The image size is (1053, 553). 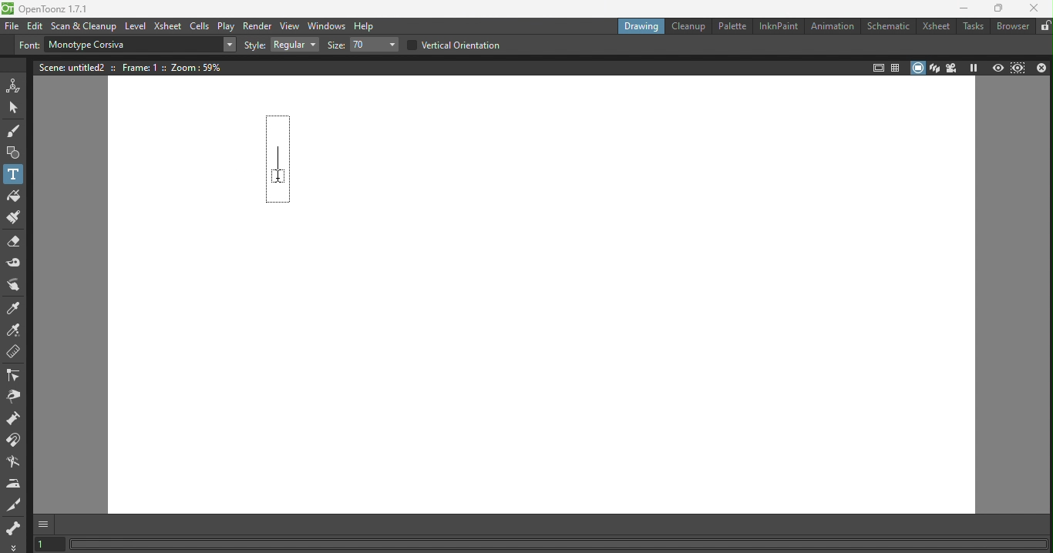 What do you see at coordinates (14, 196) in the screenshot?
I see `Fill tool` at bounding box center [14, 196].